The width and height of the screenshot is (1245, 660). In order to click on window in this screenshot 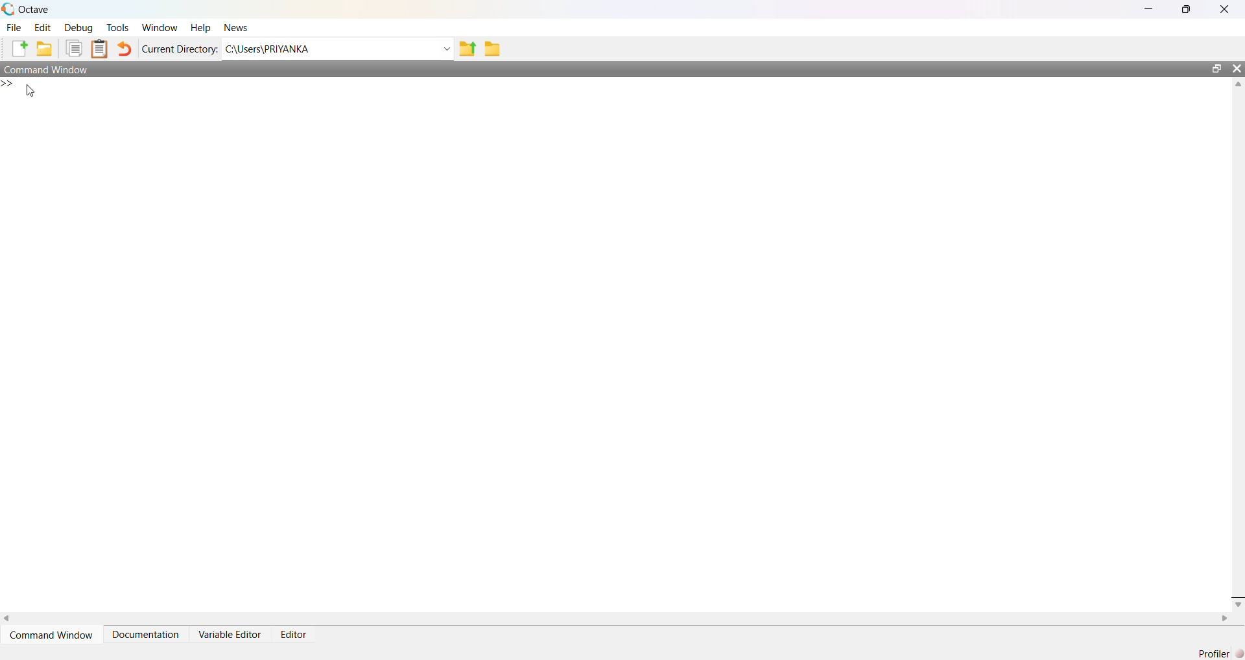, I will do `click(161, 27)`.